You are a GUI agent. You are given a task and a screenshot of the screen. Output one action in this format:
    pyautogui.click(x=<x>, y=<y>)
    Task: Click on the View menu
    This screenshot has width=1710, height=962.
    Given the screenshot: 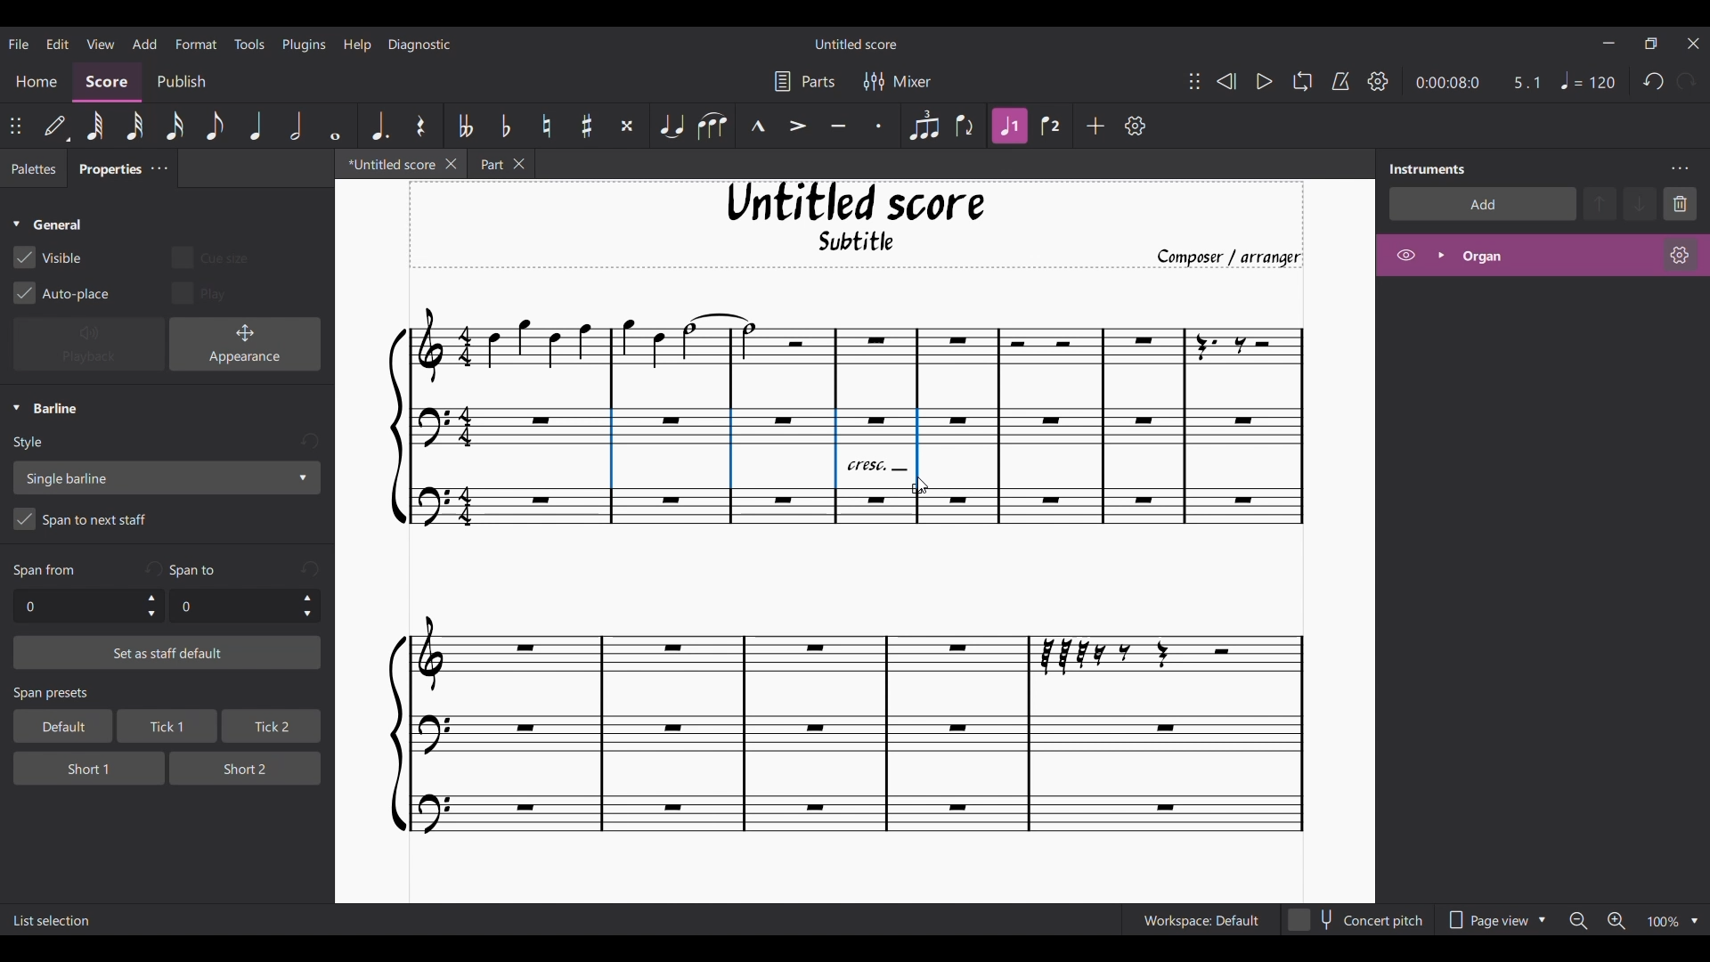 What is the action you would take?
    pyautogui.click(x=100, y=43)
    